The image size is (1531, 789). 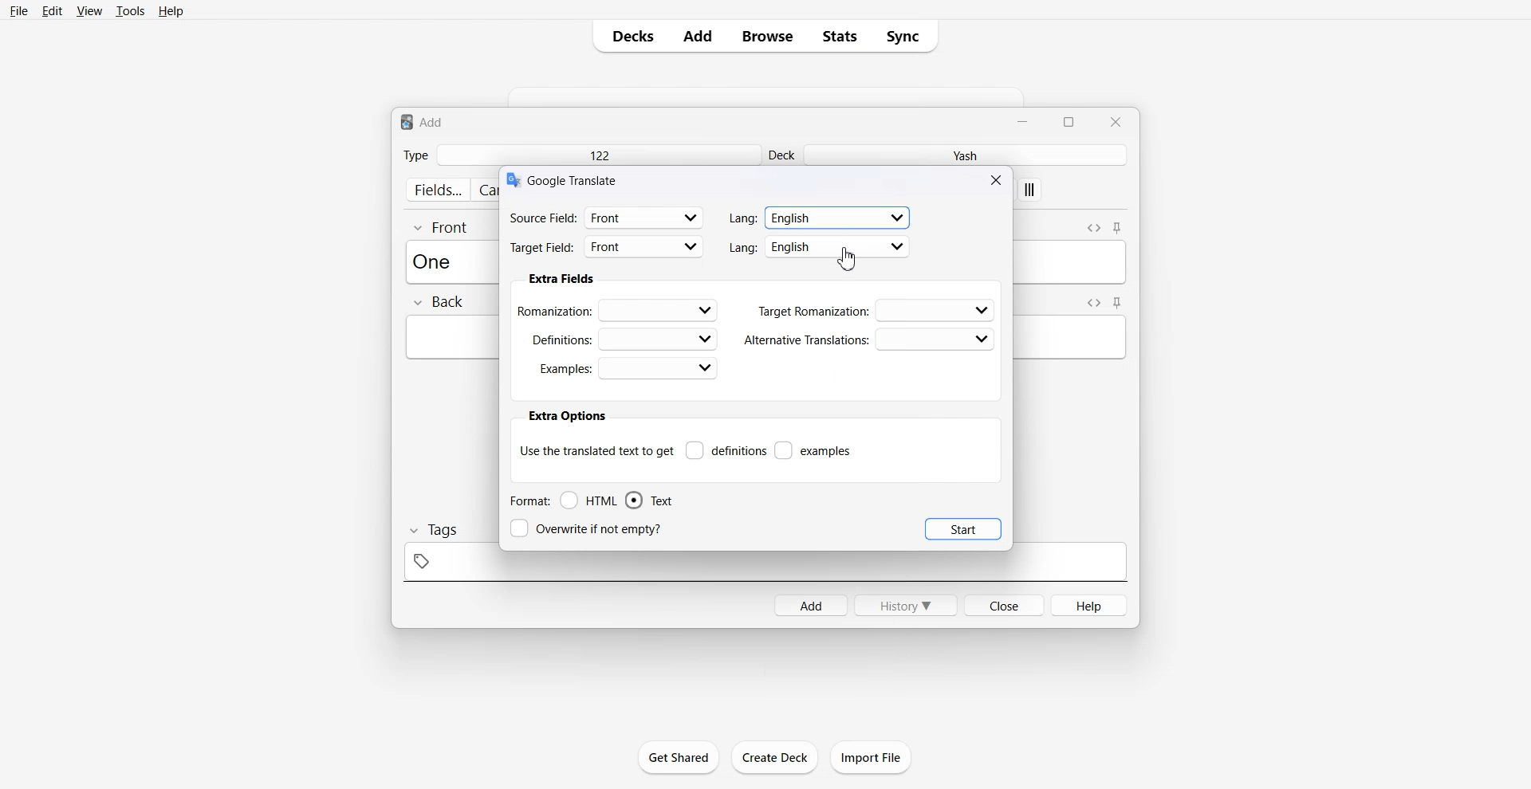 I want to click on Sync, so click(x=907, y=36).